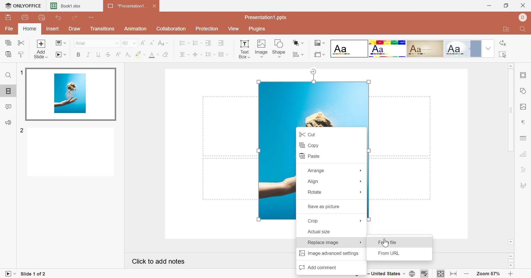 The image size is (531, 278). Describe the element at coordinates (72, 93) in the screenshot. I see `Slide` at that location.